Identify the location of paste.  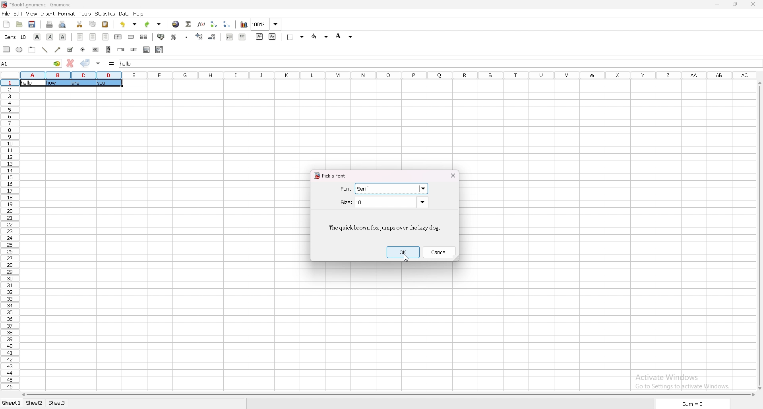
(105, 24).